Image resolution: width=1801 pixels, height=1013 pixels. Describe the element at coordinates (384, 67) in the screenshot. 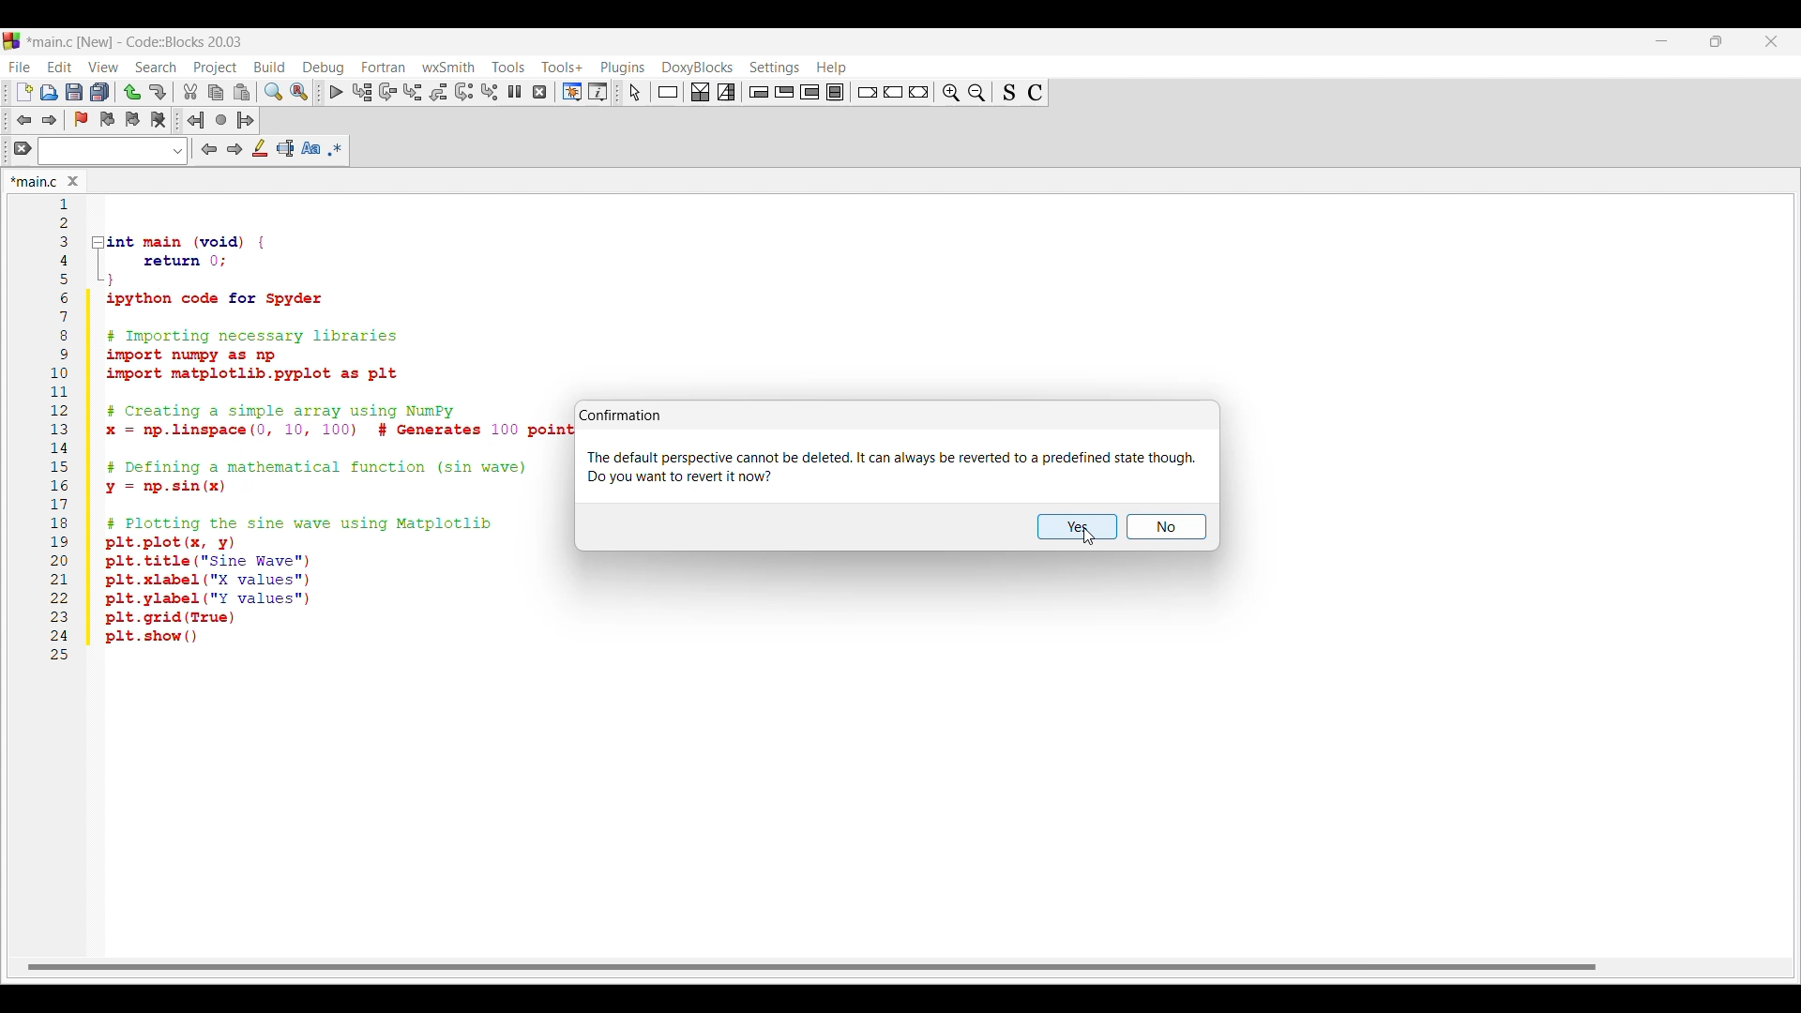

I see `Fortran menu` at that location.